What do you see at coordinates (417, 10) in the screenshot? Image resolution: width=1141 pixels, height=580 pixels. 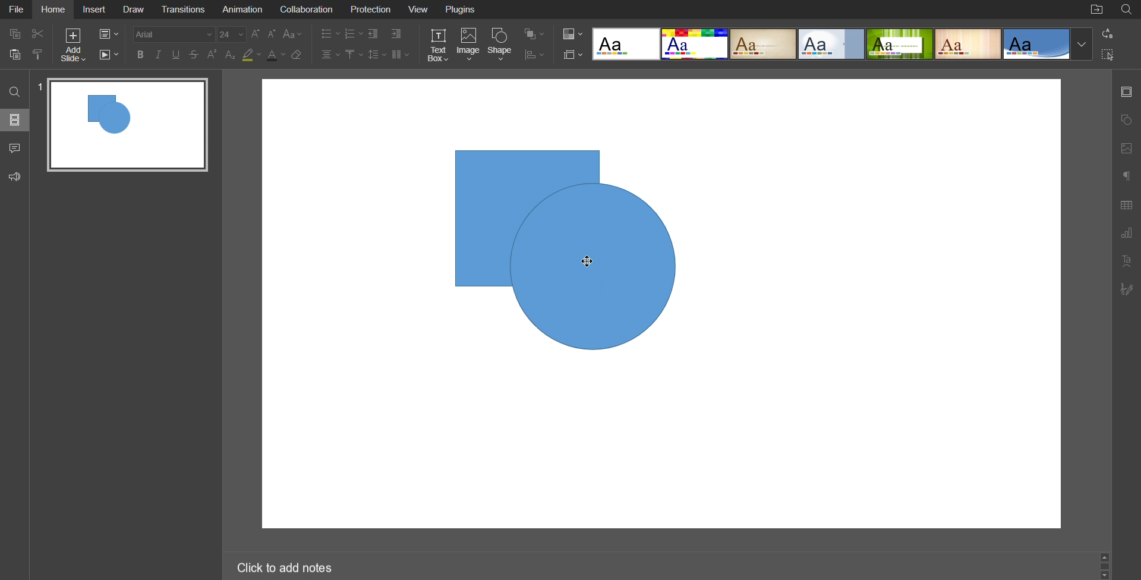 I see `View` at bounding box center [417, 10].